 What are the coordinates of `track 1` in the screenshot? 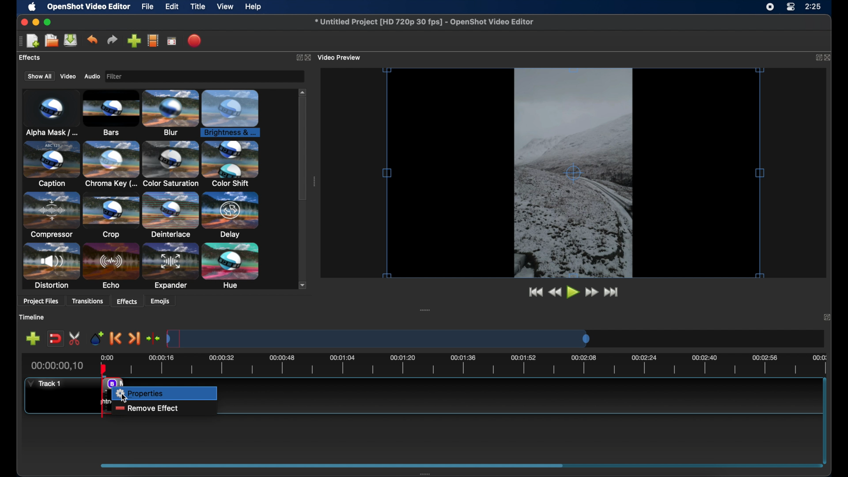 It's located at (43, 384).